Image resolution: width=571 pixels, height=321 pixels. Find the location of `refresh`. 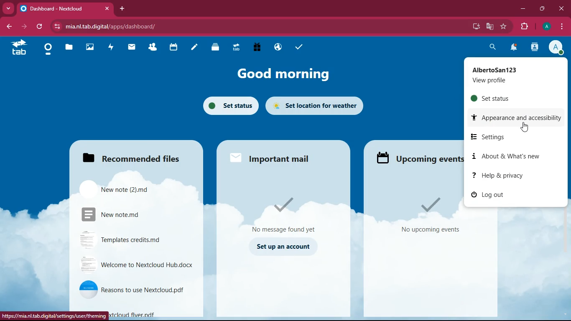

refresh is located at coordinates (41, 26).